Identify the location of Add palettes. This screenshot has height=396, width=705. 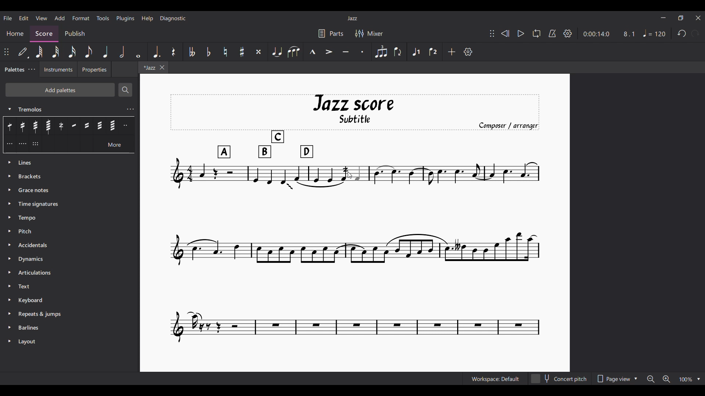
(60, 90).